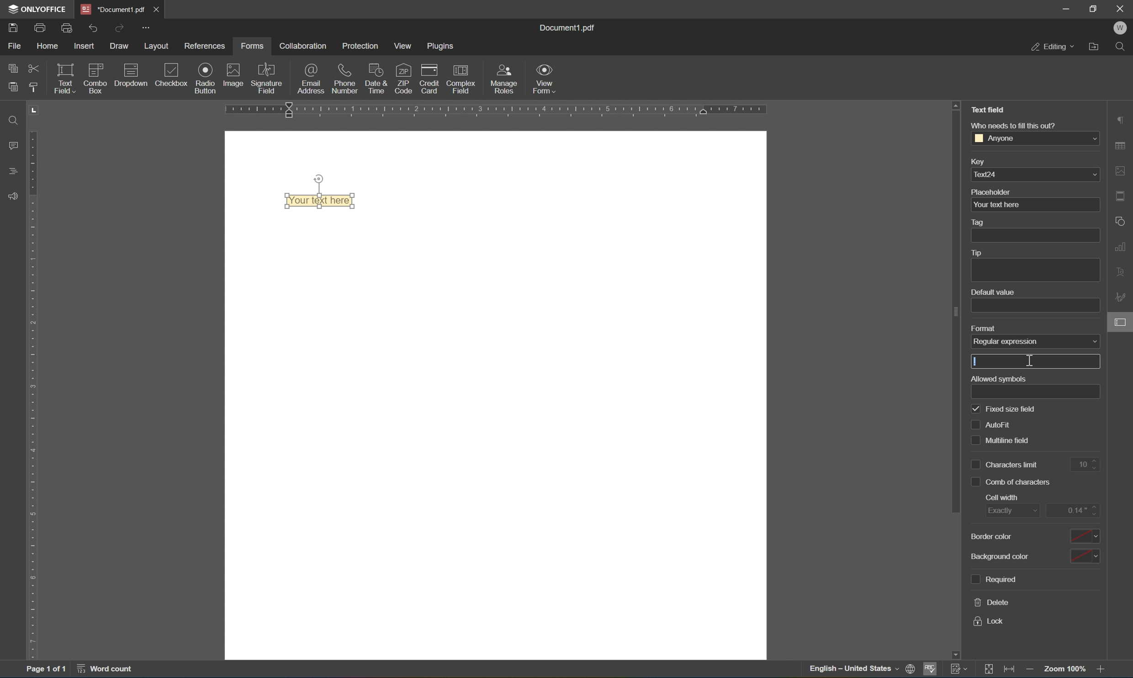  I want to click on file, so click(14, 45).